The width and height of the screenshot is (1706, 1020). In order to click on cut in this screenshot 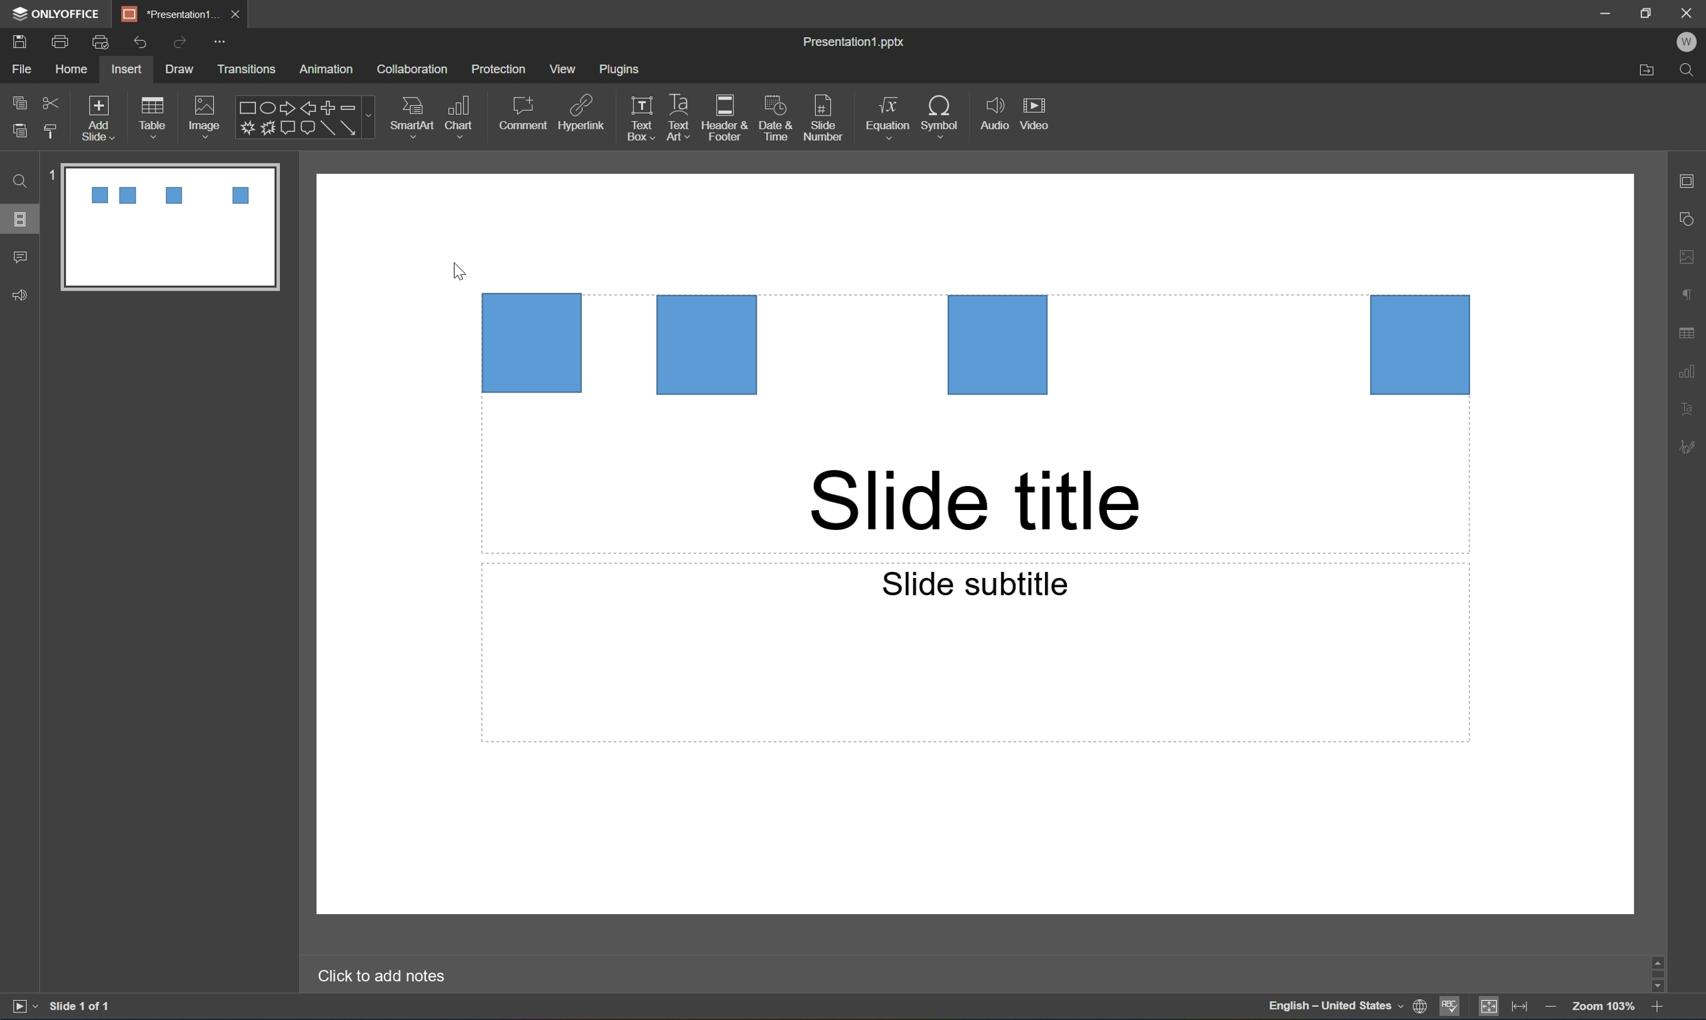, I will do `click(50, 100)`.